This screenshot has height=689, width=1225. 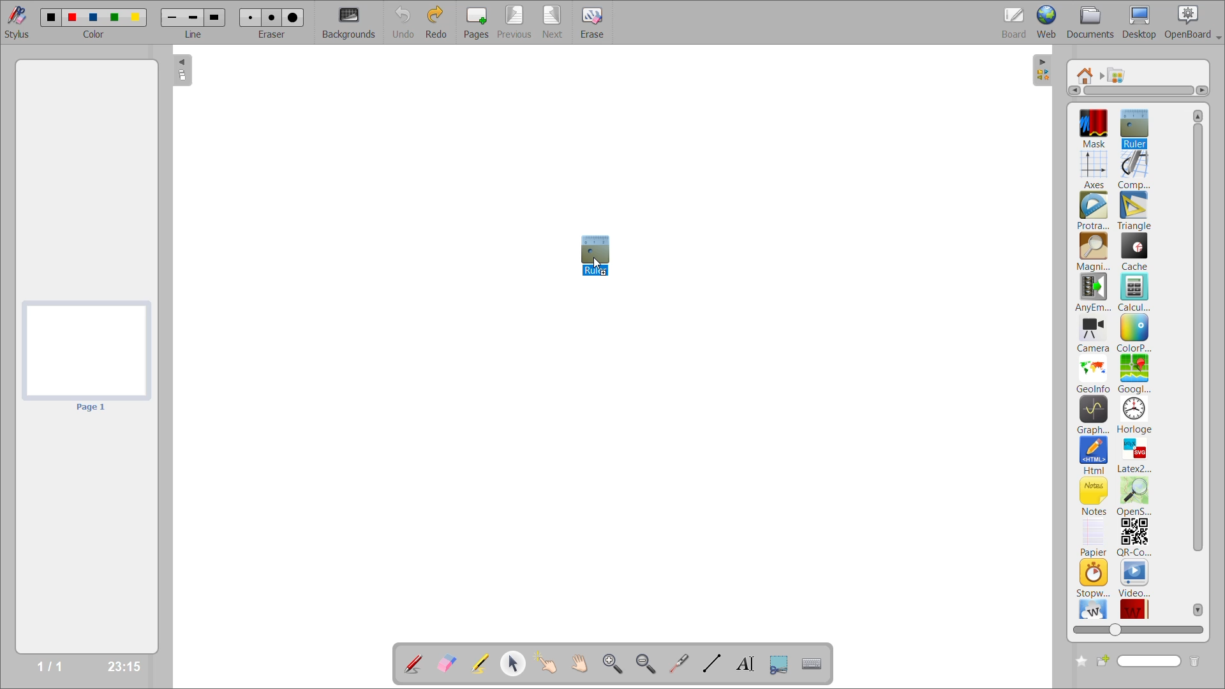 I want to click on board, so click(x=1016, y=22).